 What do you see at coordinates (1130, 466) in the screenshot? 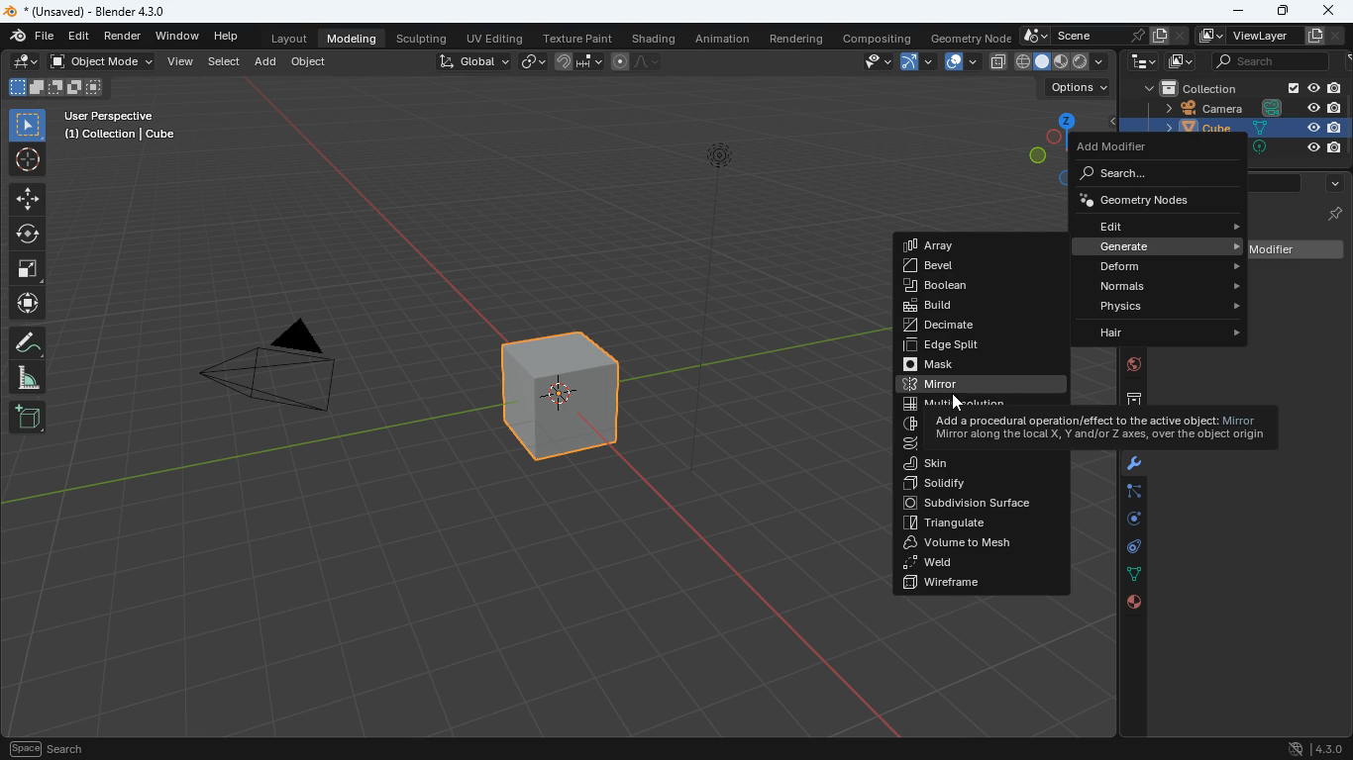
I see `modifiers` at bounding box center [1130, 466].